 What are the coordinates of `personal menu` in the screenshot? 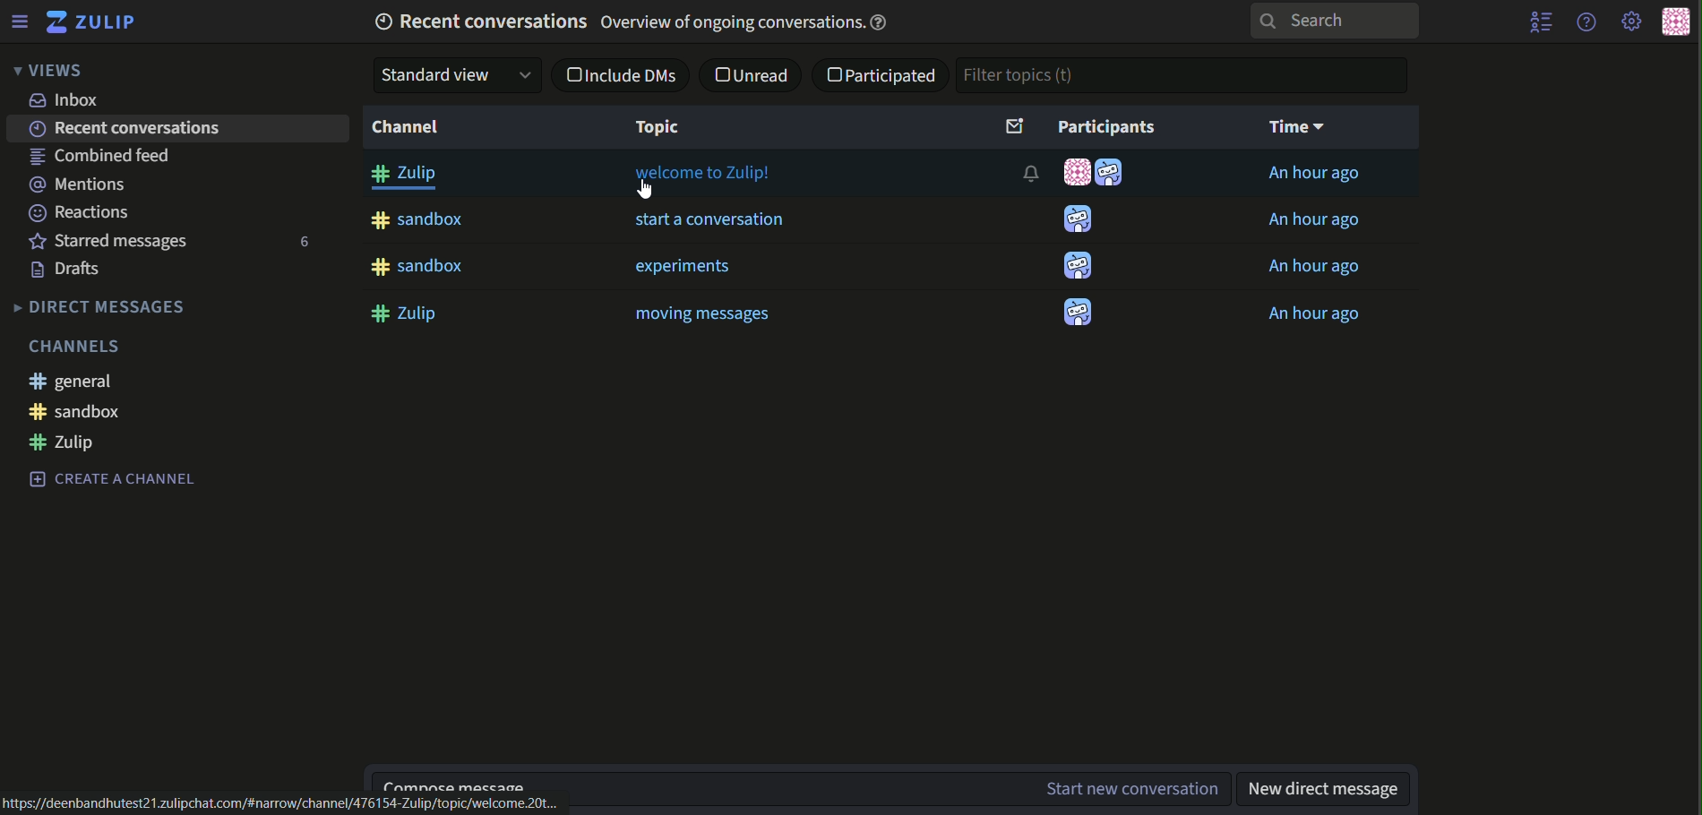 It's located at (1675, 22).